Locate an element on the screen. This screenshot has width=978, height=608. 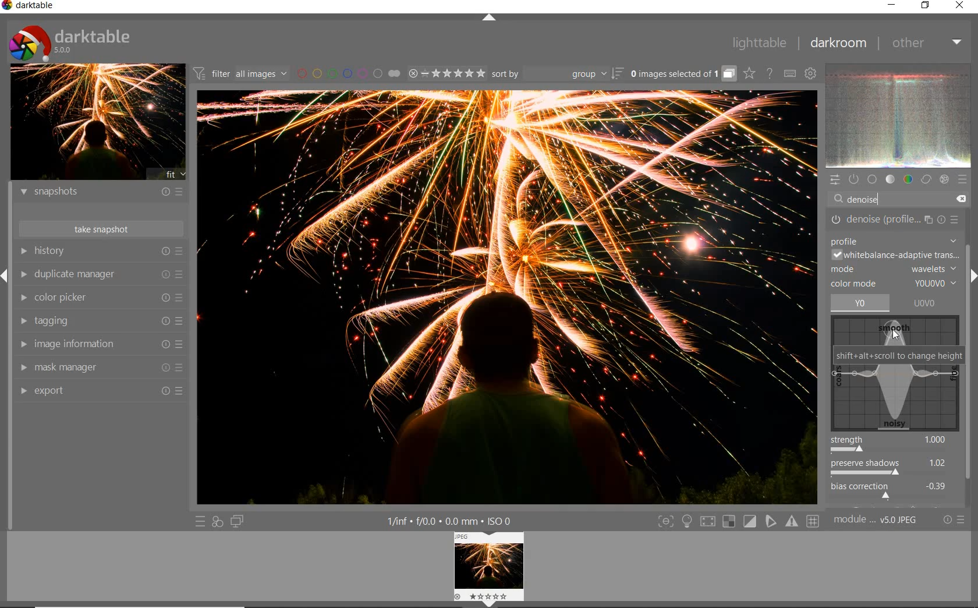
bias correction is located at coordinates (892, 492).